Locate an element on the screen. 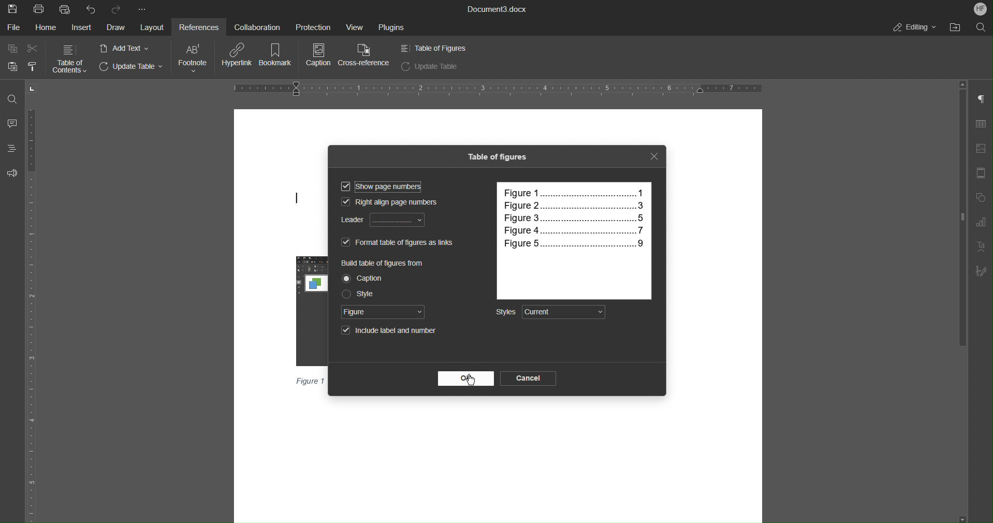 The height and width of the screenshot is (523, 993). Feedback and Support is located at coordinates (11, 173).